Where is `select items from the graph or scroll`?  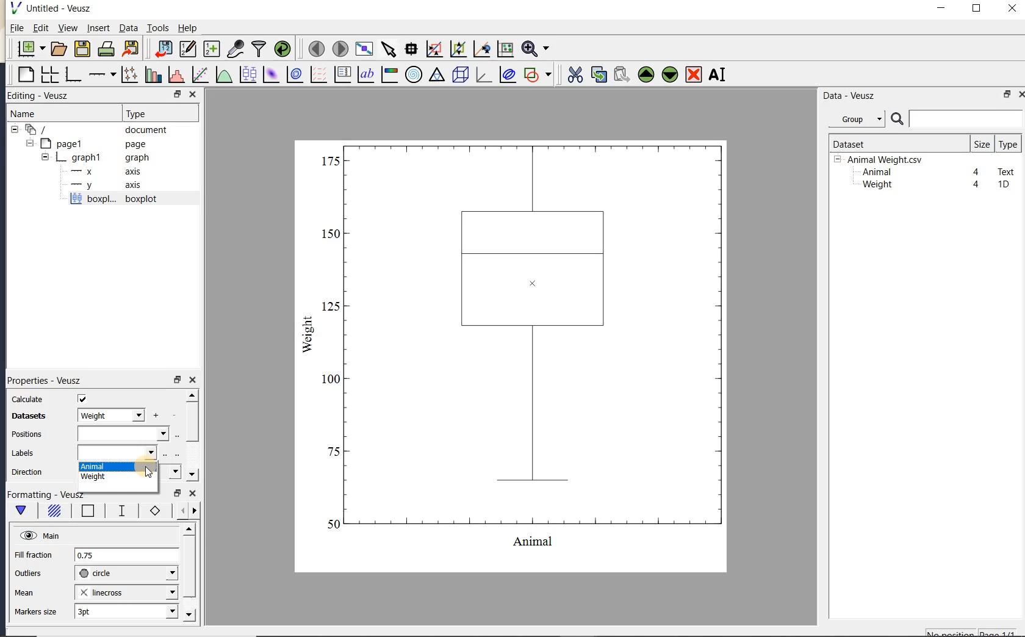 select items from the graph or scroll is located at coordinates (389, 49).